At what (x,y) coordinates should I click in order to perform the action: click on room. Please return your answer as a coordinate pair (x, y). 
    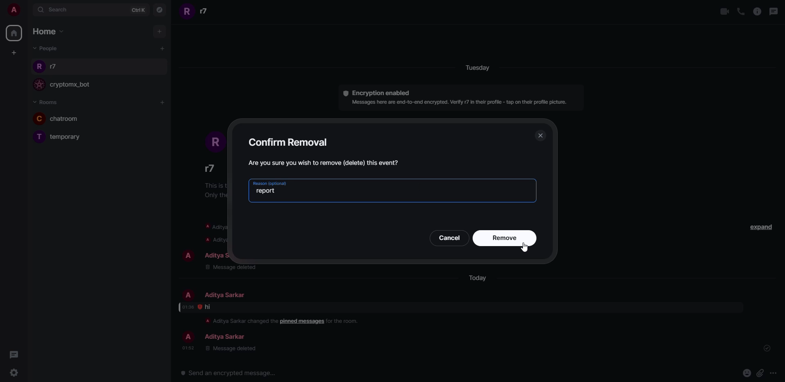
    Looking at the image, I should click on (68, 119).